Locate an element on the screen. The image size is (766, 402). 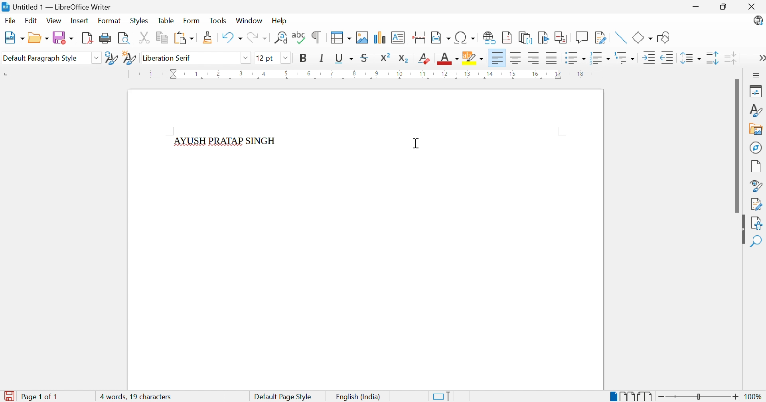
Restore Down is located at coordinates (724, 6).